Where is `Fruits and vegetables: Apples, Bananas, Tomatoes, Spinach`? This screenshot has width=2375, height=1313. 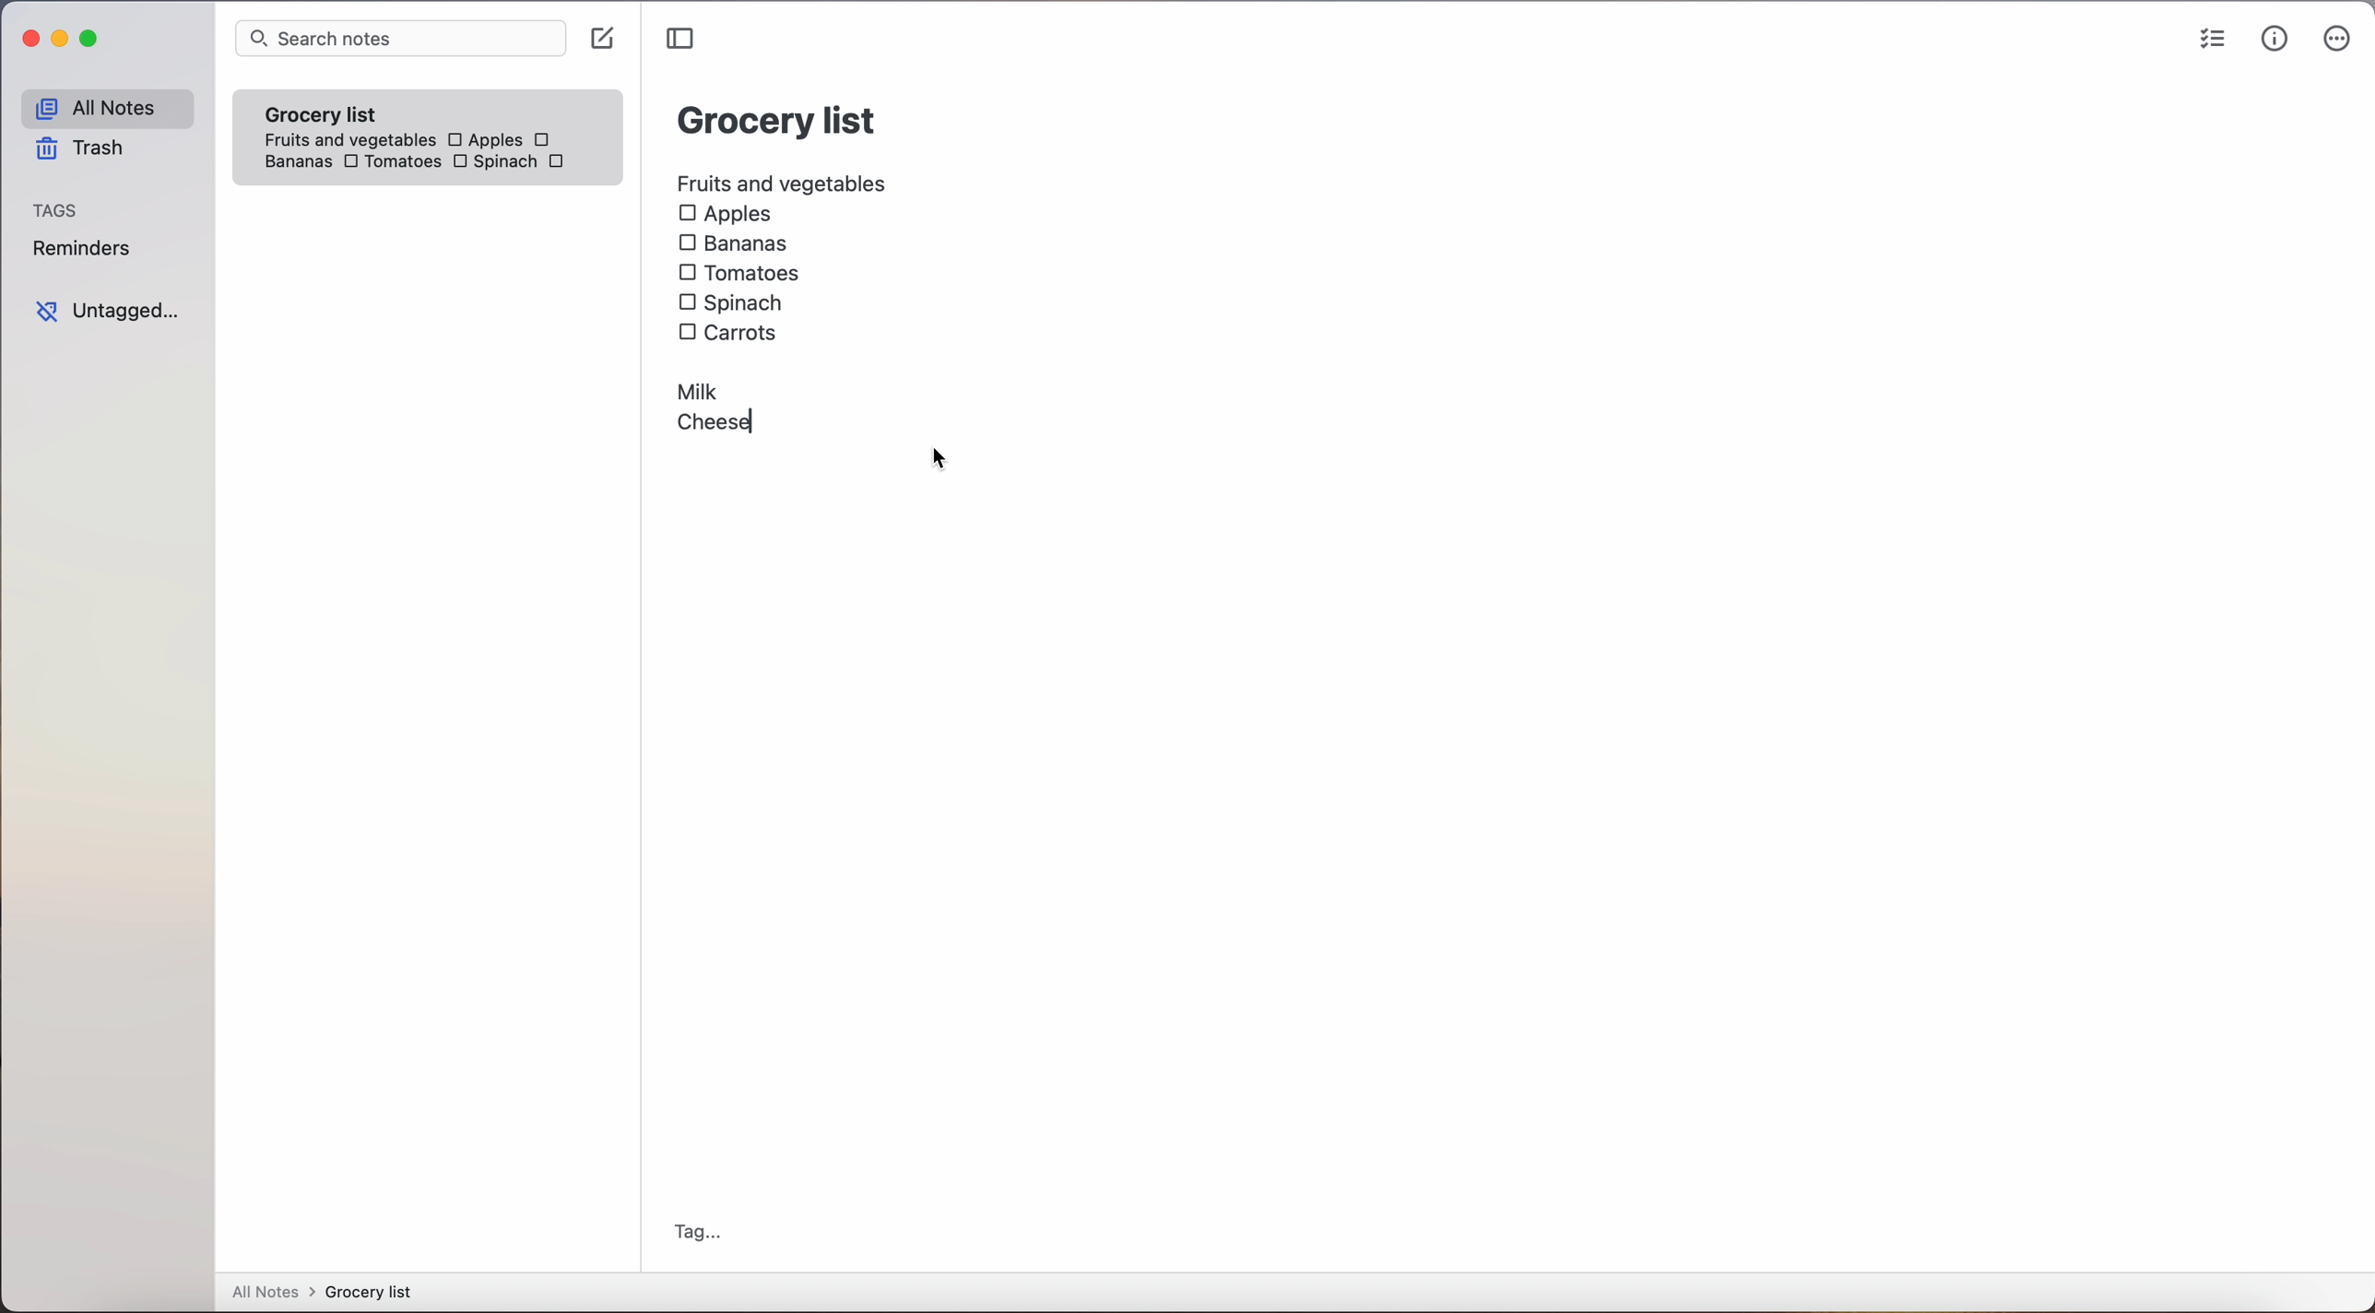
Fruits and vegetables: Apples, Bananas, Tomatoes, Spinach is located at coordinates (433, 145).